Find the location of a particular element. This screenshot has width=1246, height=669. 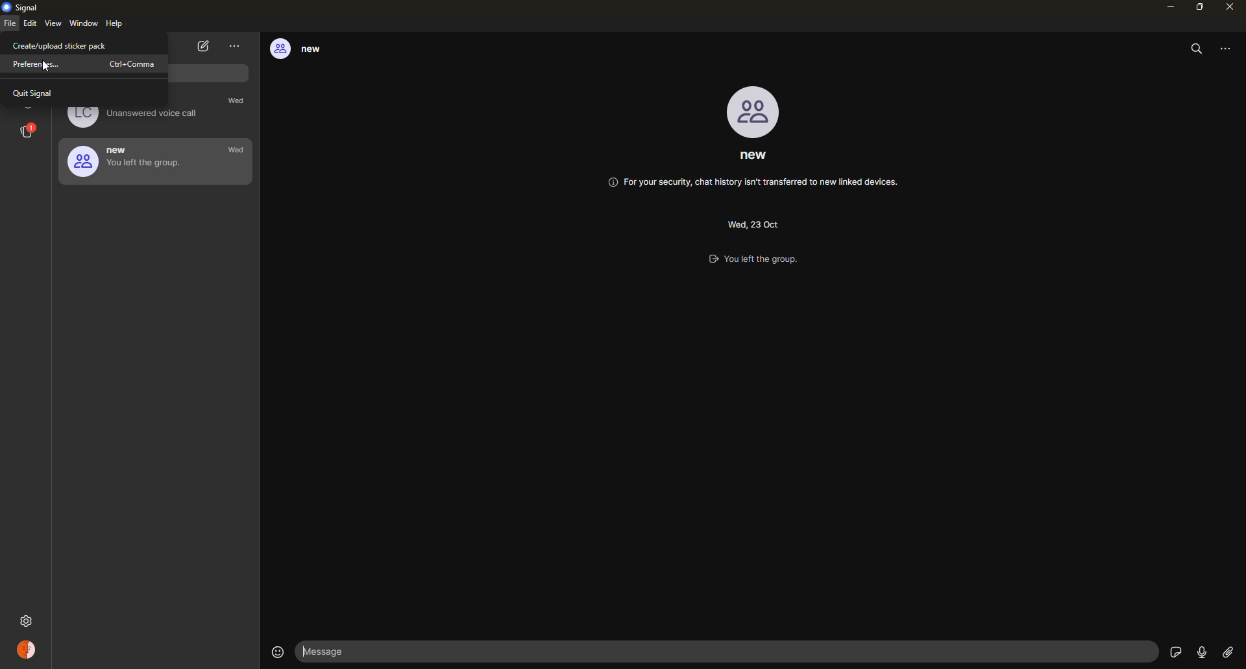

profile is located at coordinates (28, 651).